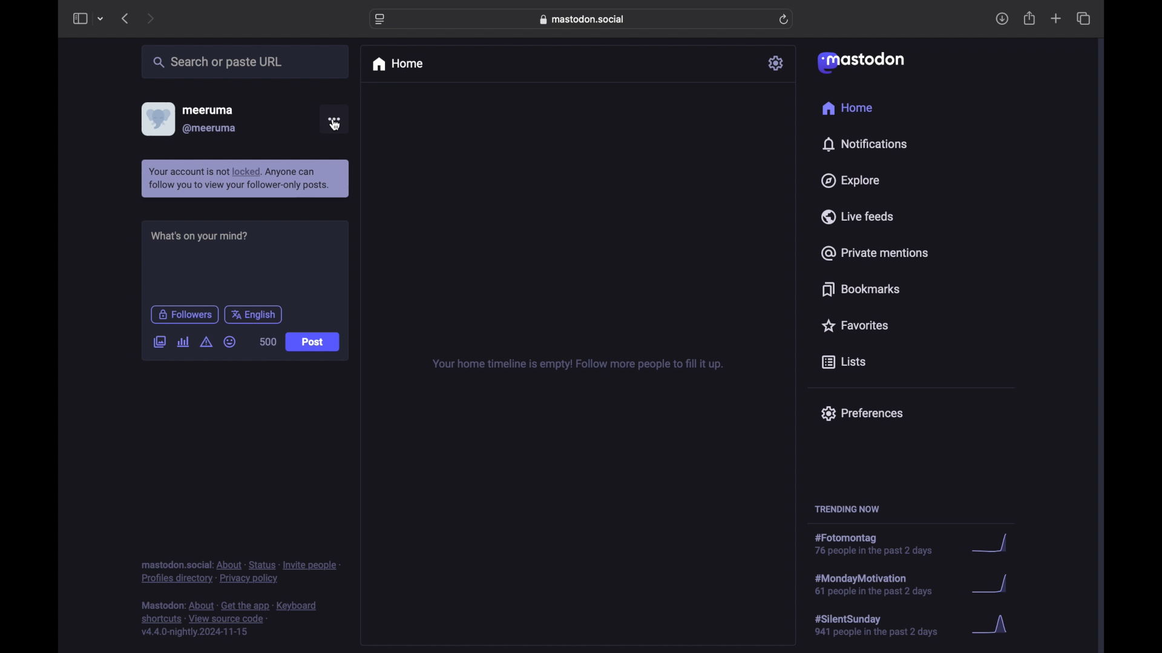 Image resolution: width=1162 pixels, height=653 pixels. I want to click on mastodon , so click(861, 63).